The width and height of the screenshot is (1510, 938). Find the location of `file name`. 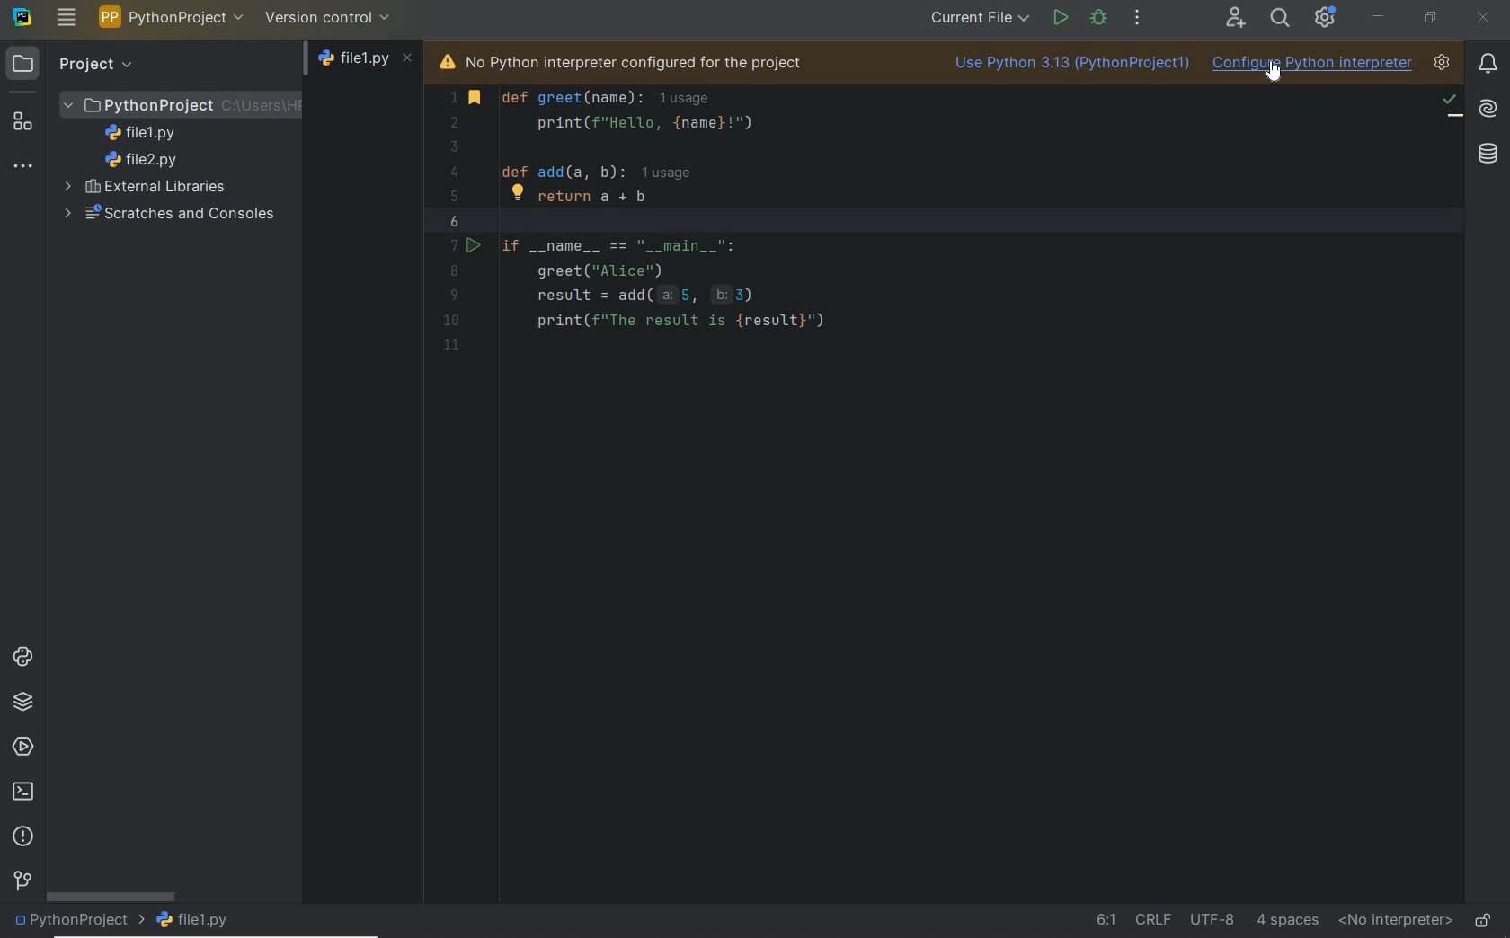

file name is located at coordinates (367, 63).